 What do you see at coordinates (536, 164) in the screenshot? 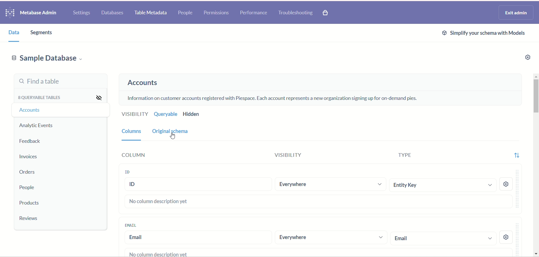
I see `vertical scroll bar` at bounding box center [536, 164].